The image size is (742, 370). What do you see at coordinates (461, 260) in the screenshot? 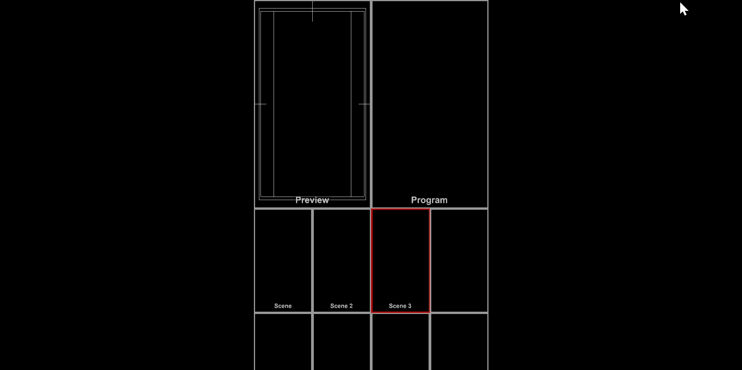
I see `placeholders for scenes that don't currently have any content assigned to them` at bounding box center [461, 260].